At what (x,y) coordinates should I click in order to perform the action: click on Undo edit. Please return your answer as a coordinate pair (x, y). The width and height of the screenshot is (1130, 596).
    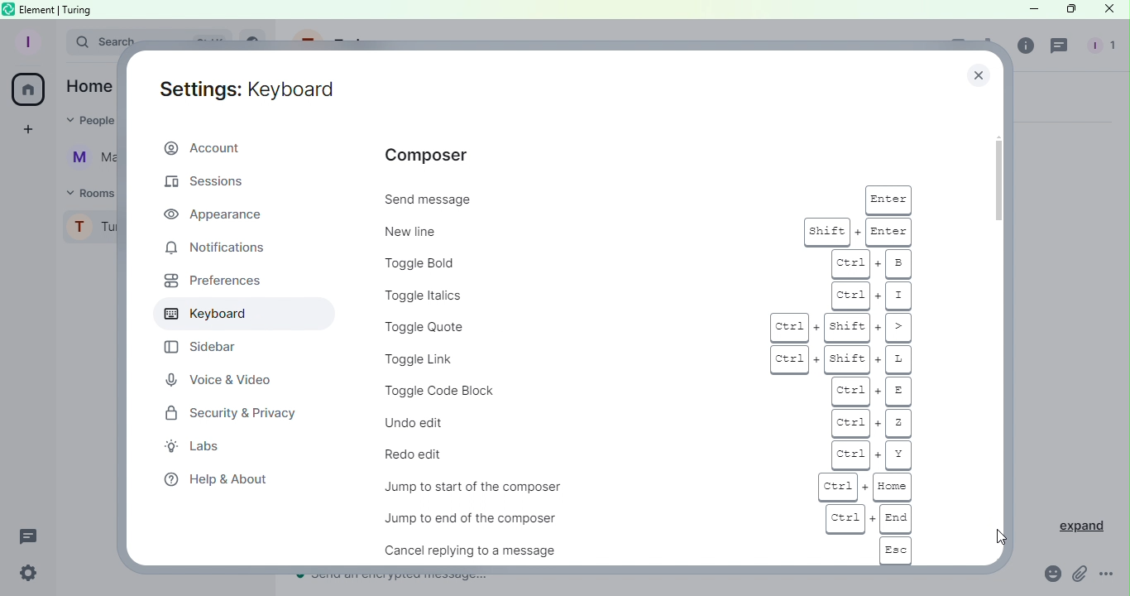
    Looking at the image, I should click on (532, 423).